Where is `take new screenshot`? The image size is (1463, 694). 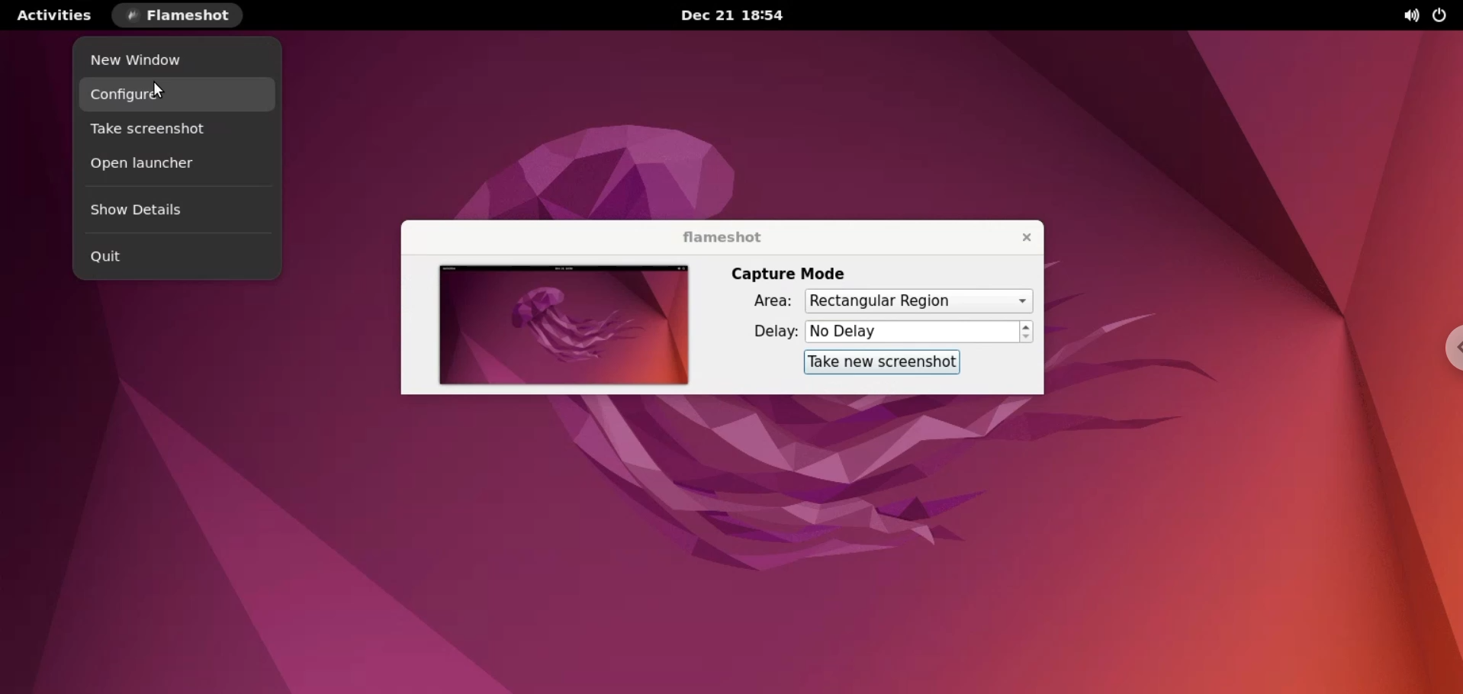 take new screenshot is located at coordinates (879, 362).